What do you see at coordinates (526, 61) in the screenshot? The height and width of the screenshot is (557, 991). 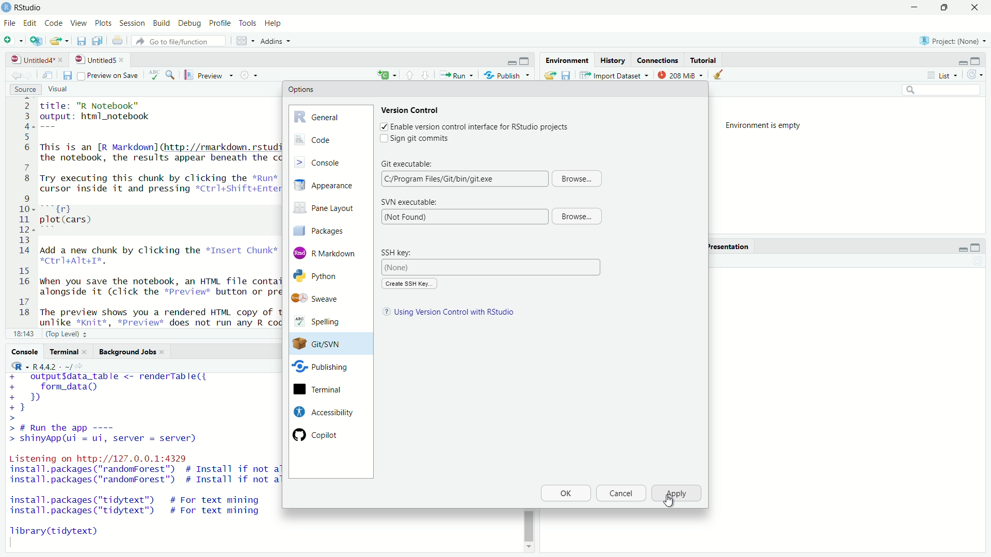 I see `maximize` at bounding box center [526, 61].